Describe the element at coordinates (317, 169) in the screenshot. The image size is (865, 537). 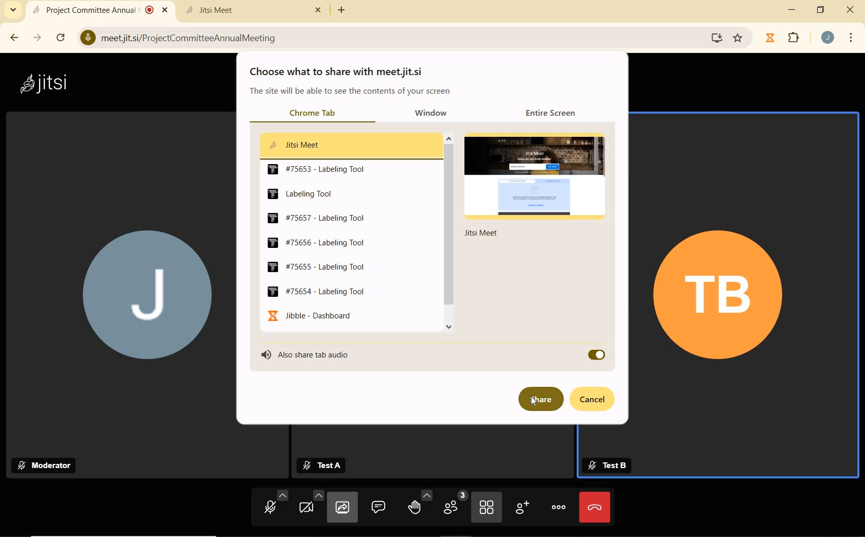
I see `#75653 - Labeling Tool` at that location.